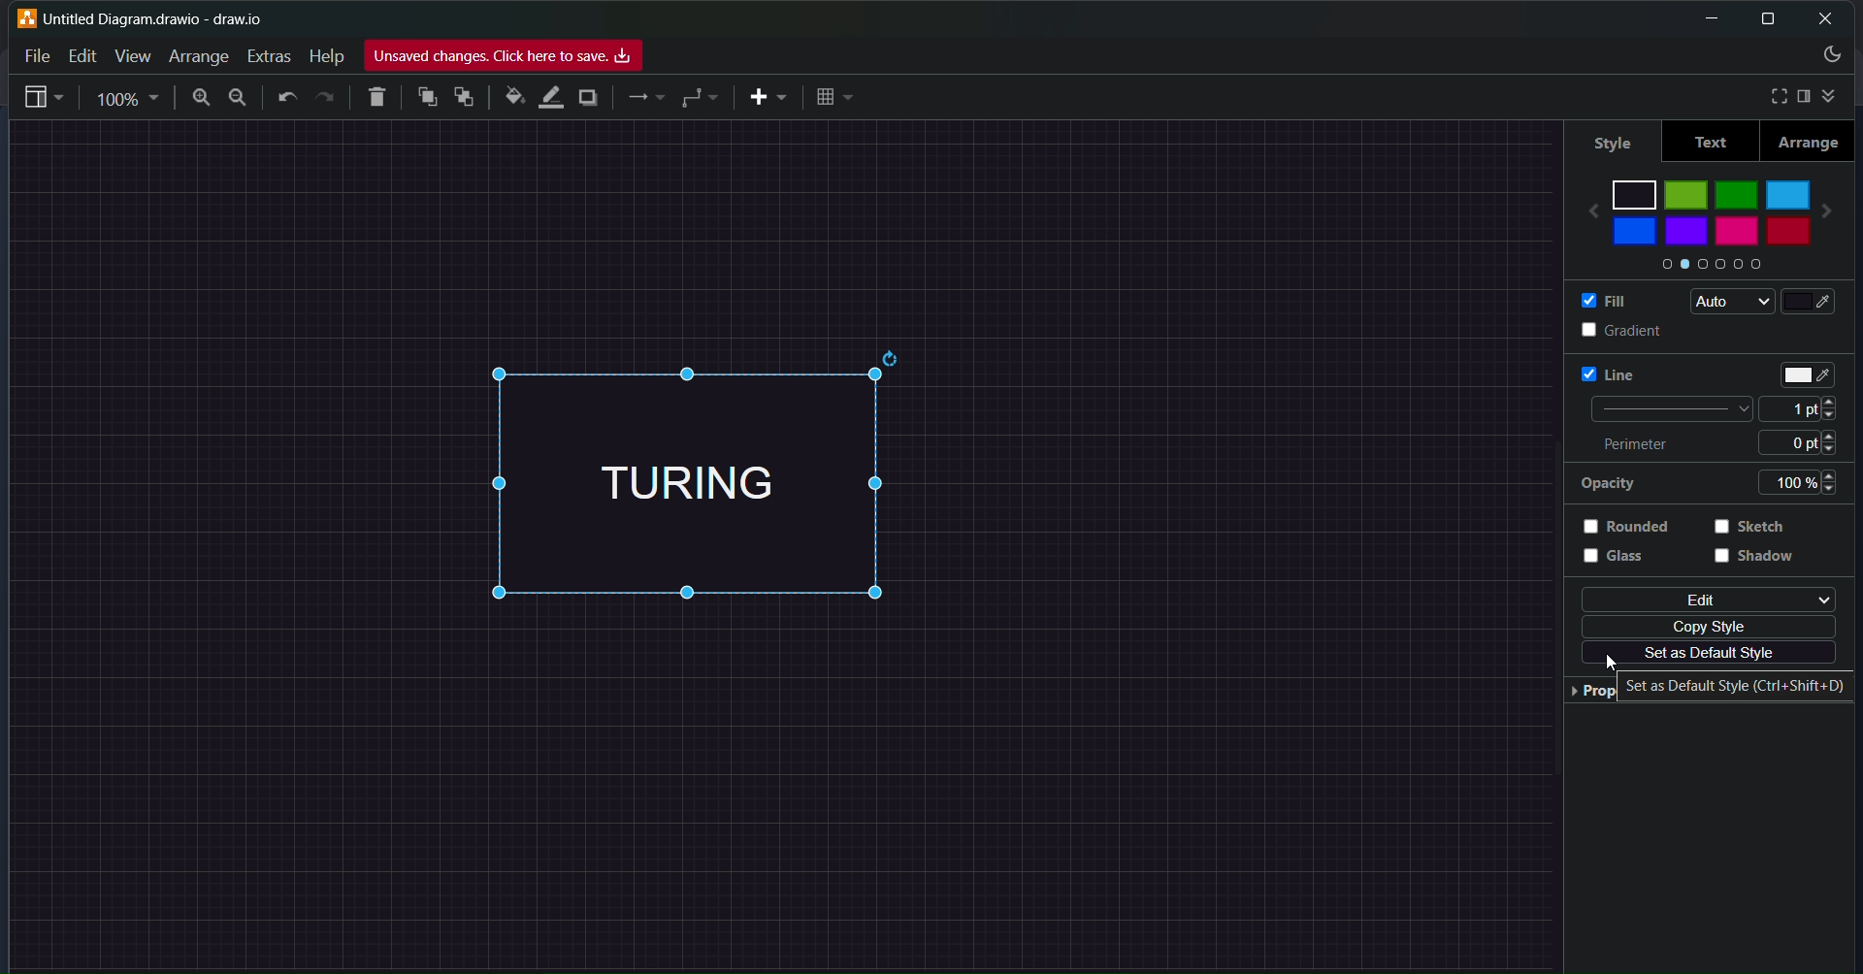 This screenshot has height=974, width=1863. Describe the element at coordinates (1603, 330) in the screenshot. I see `gradient` at that location.